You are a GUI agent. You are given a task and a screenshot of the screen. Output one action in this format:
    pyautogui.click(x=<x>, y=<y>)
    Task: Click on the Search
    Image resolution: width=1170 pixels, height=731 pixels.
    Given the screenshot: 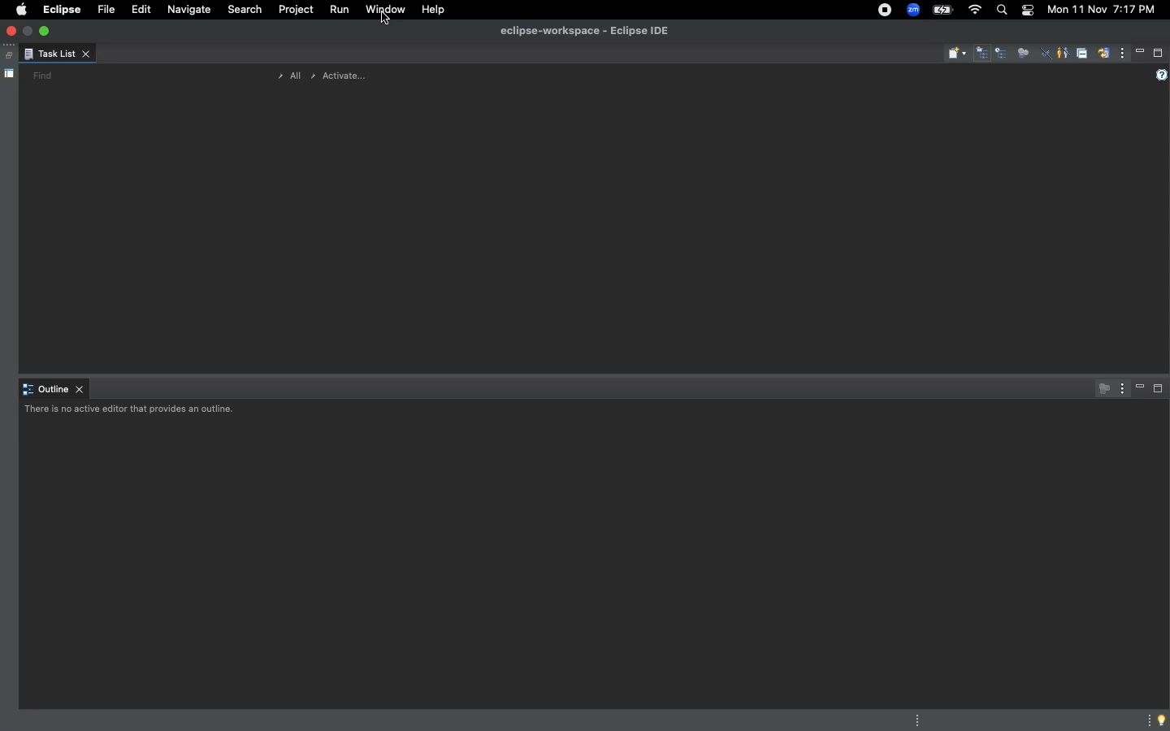 What is the action you would take?
    pyautogui.click(x=245, y=11)
    